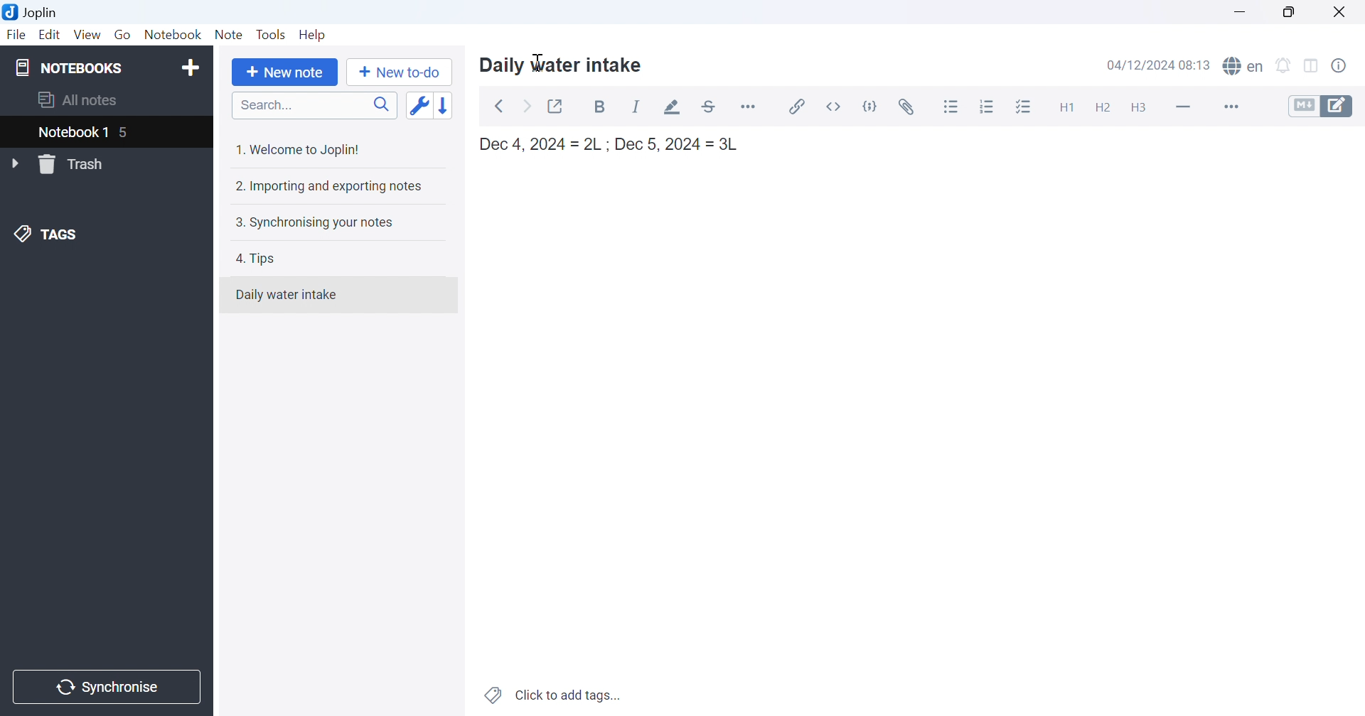 Image resolution: width=1365 pixels, height=716 pixels. Describe the element at coordinates (262, 258) in the screenshot. I see `4. Tips` at that location.